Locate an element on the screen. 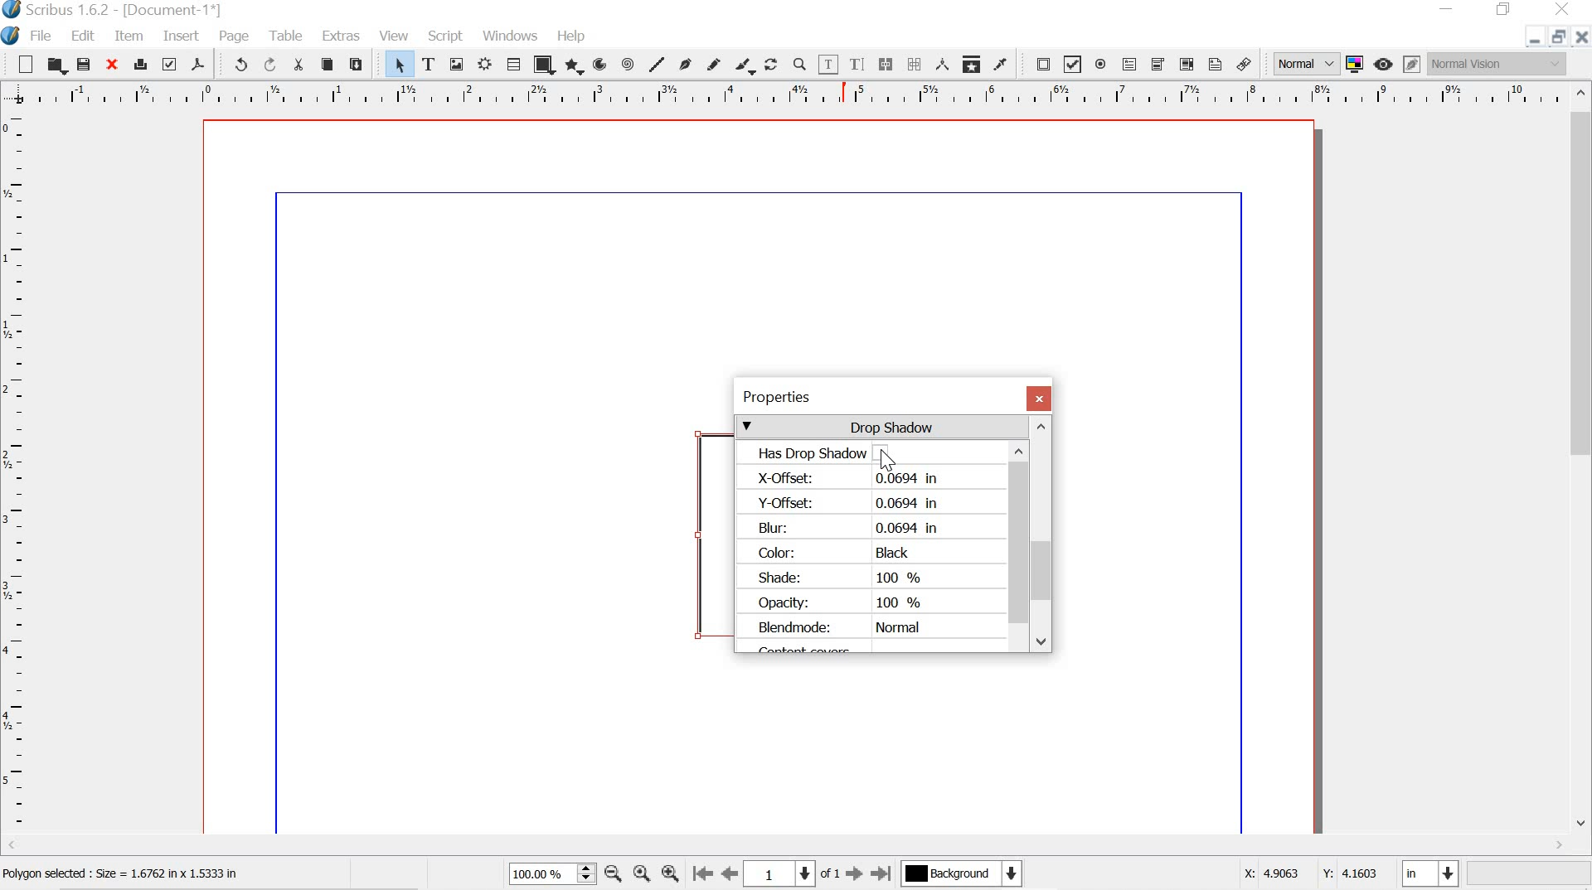  save is located at coordinates (84, 64).